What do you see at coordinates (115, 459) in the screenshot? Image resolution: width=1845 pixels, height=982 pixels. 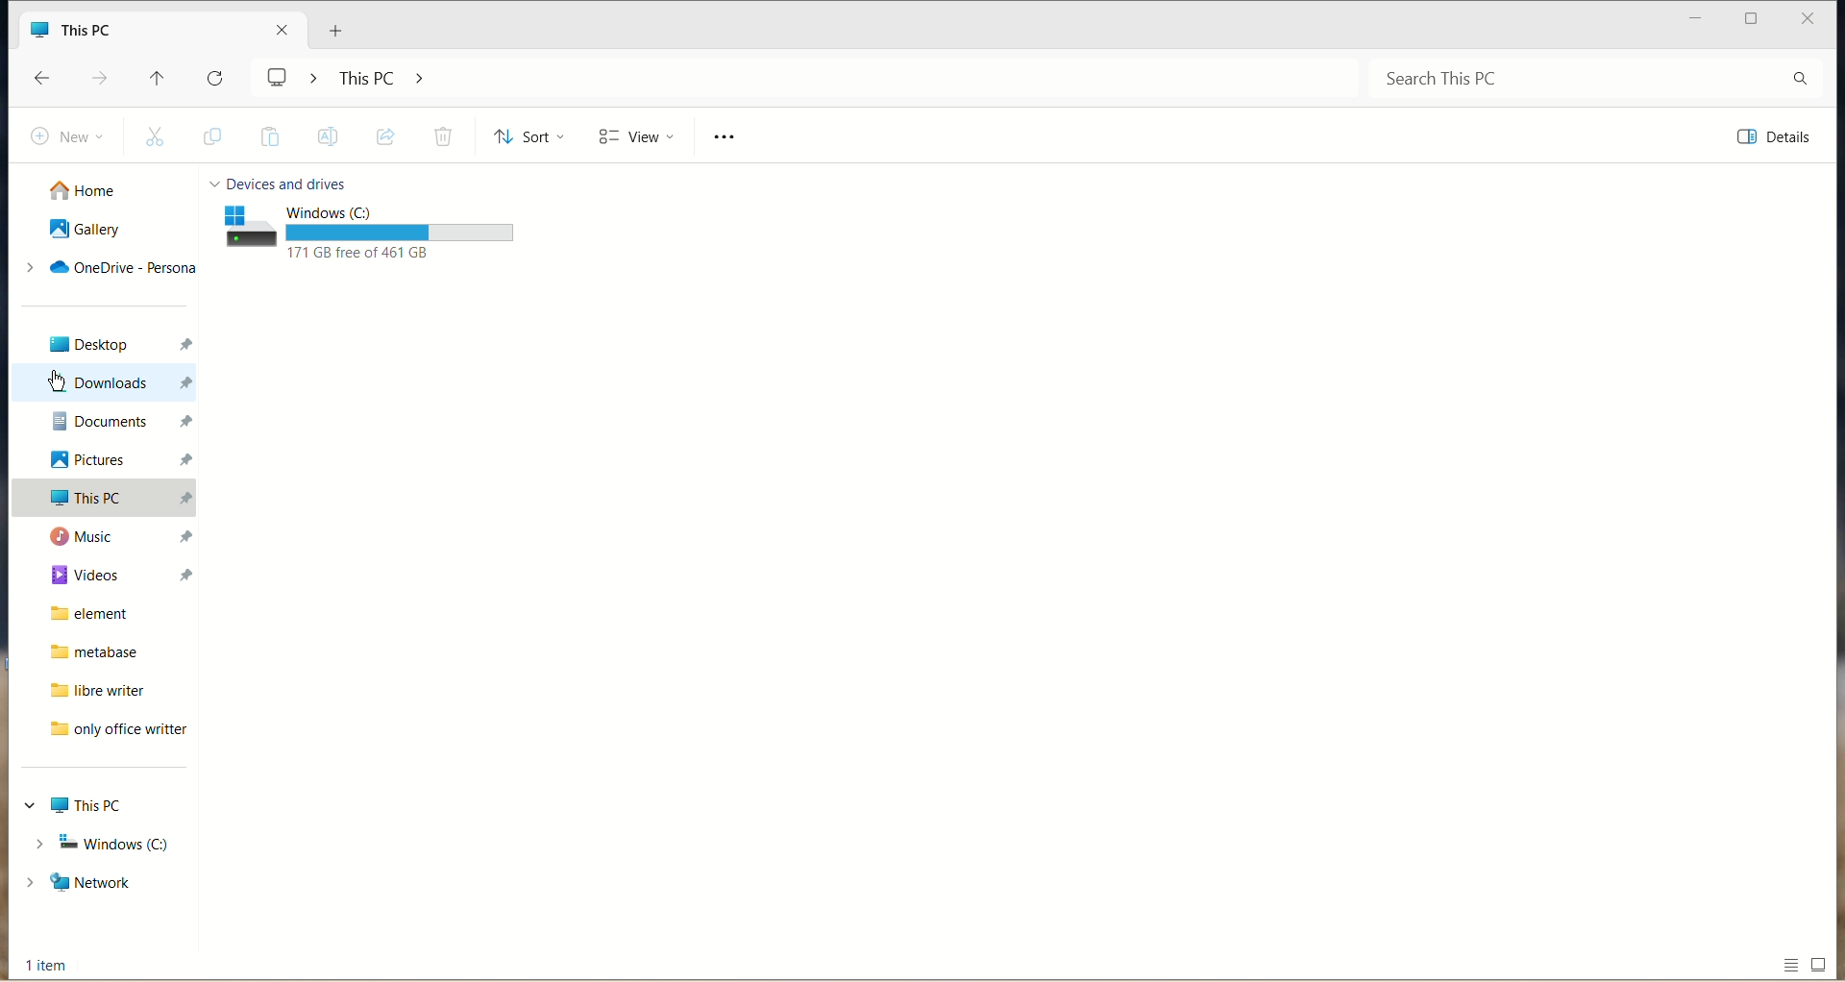 I see `pictures` at bounding box center [115, 459].